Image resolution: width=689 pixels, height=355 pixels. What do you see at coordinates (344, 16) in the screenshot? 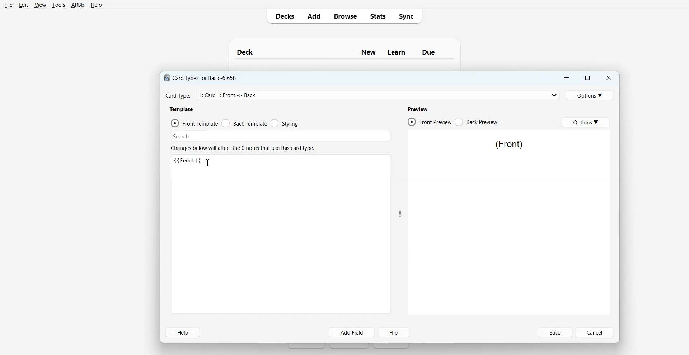
I see `Browse` at bounding box center [344, 16].